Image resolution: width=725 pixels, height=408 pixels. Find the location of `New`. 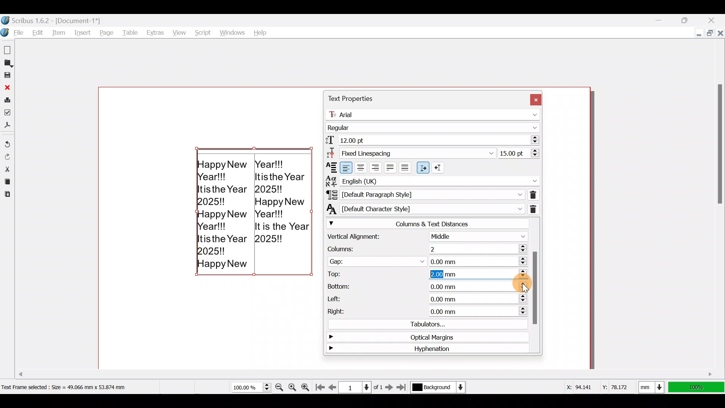

New is located at coordinates (8, 49).